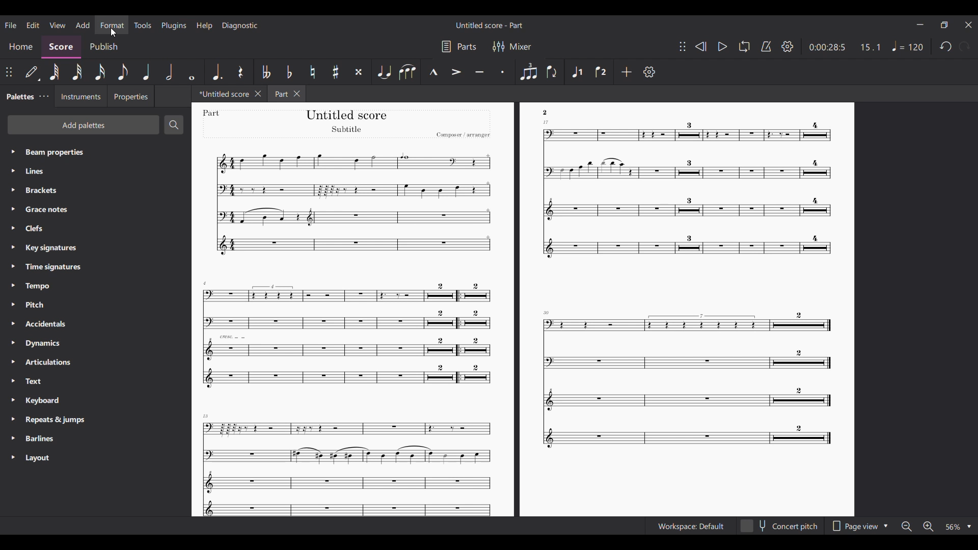 Image resolution: width=978 pixels, height=550 pixels. I want to click on Loop playback, so click(744, 46).